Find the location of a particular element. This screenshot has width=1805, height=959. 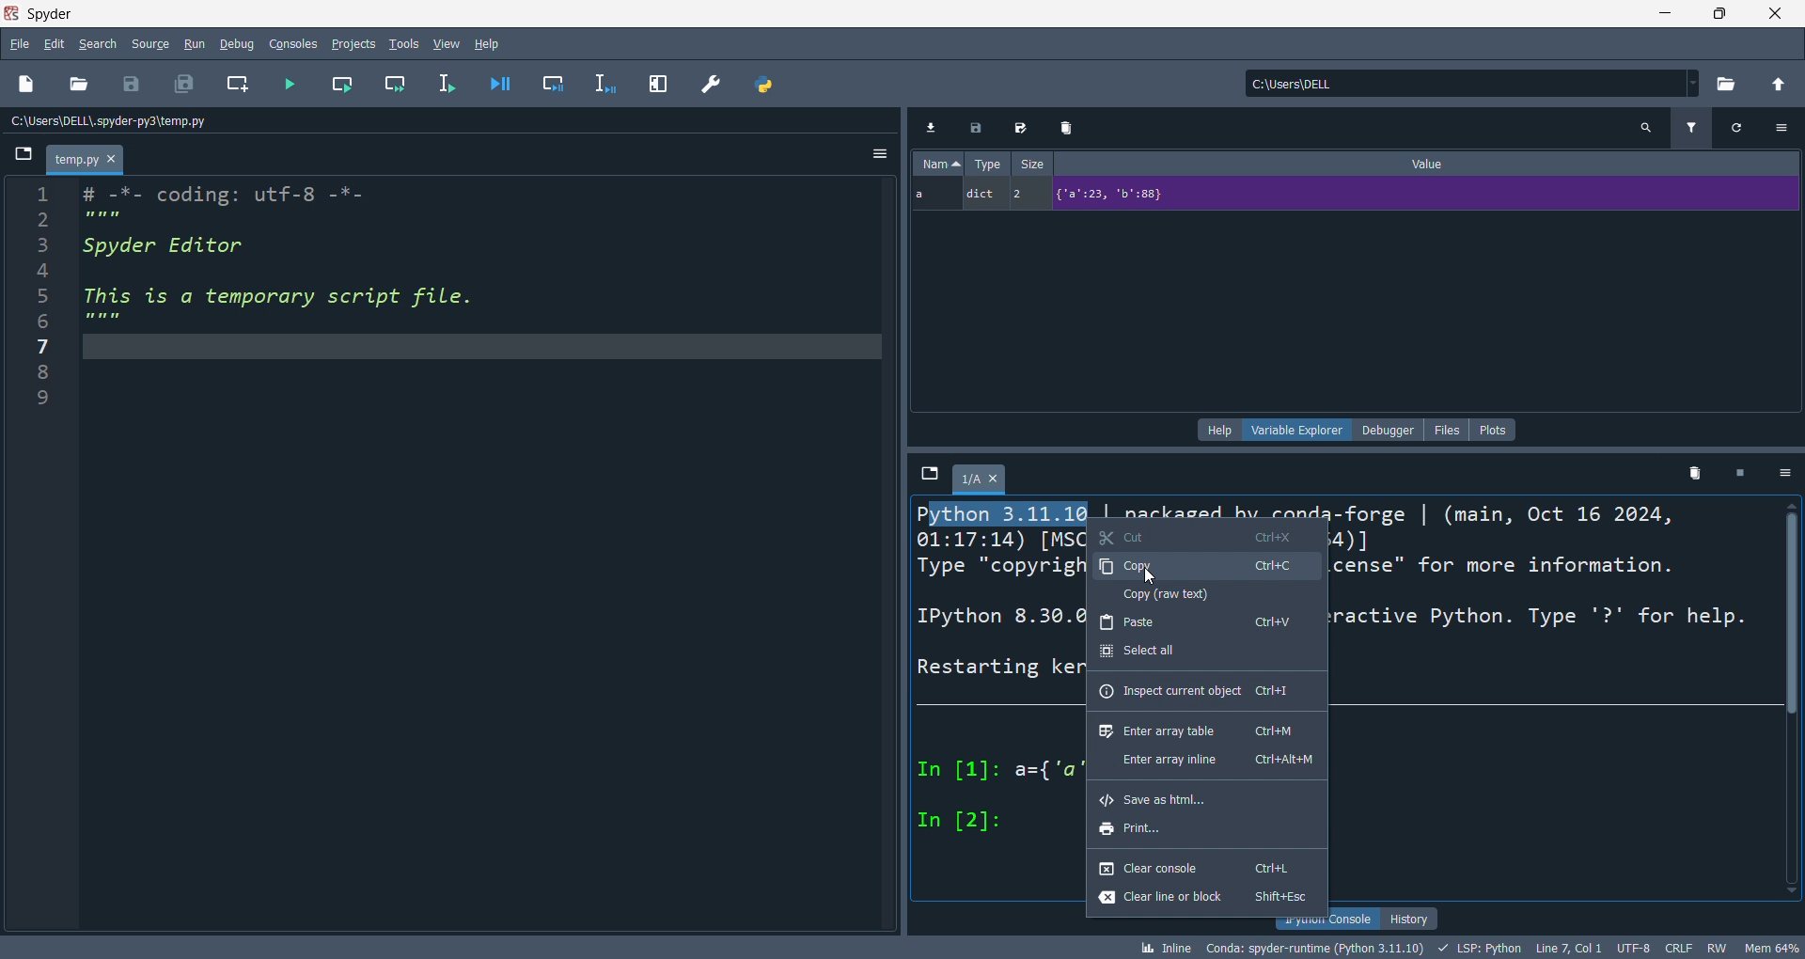

inspect current object is located at coordinates (1198, 692).